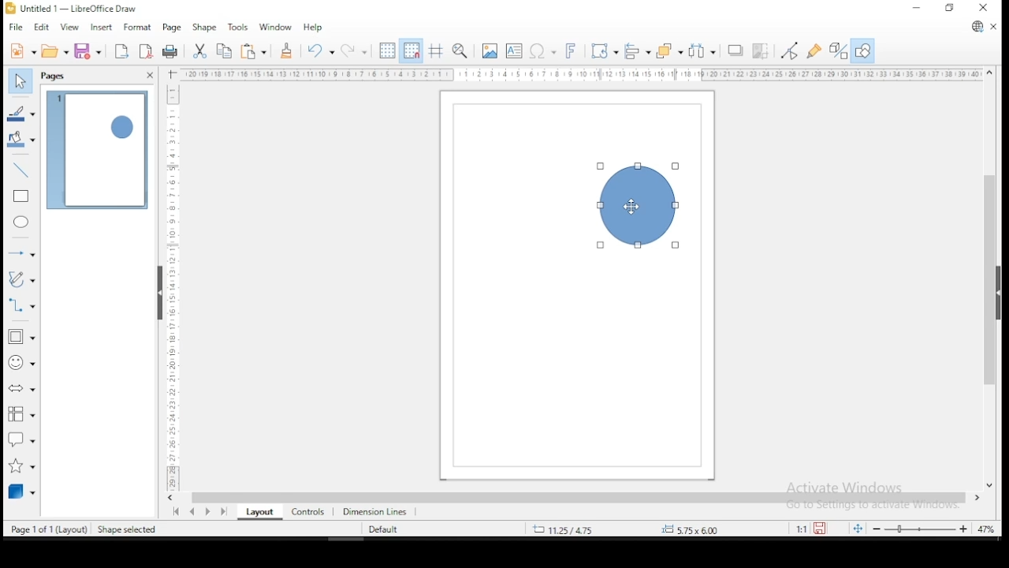  Describe the element at coordinates (55, 77) in the screenshot. I see `pages` at that location.